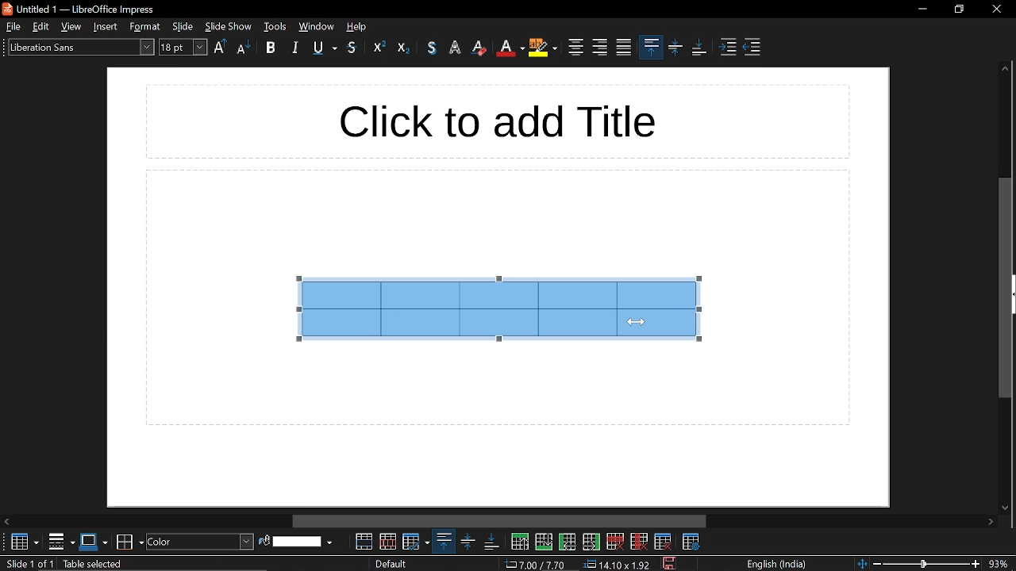 The height and width of the screenshot is (571, 1016). What do you see at coordinates (144, 564) in the screenshot?
I see `table selected` at bounding box center [144, 564].